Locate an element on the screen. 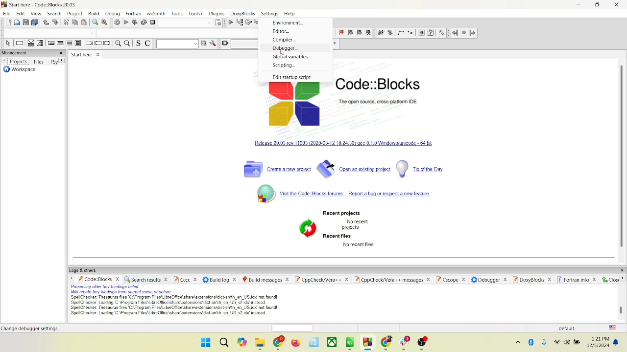  default is located at coordinates (571, 328).